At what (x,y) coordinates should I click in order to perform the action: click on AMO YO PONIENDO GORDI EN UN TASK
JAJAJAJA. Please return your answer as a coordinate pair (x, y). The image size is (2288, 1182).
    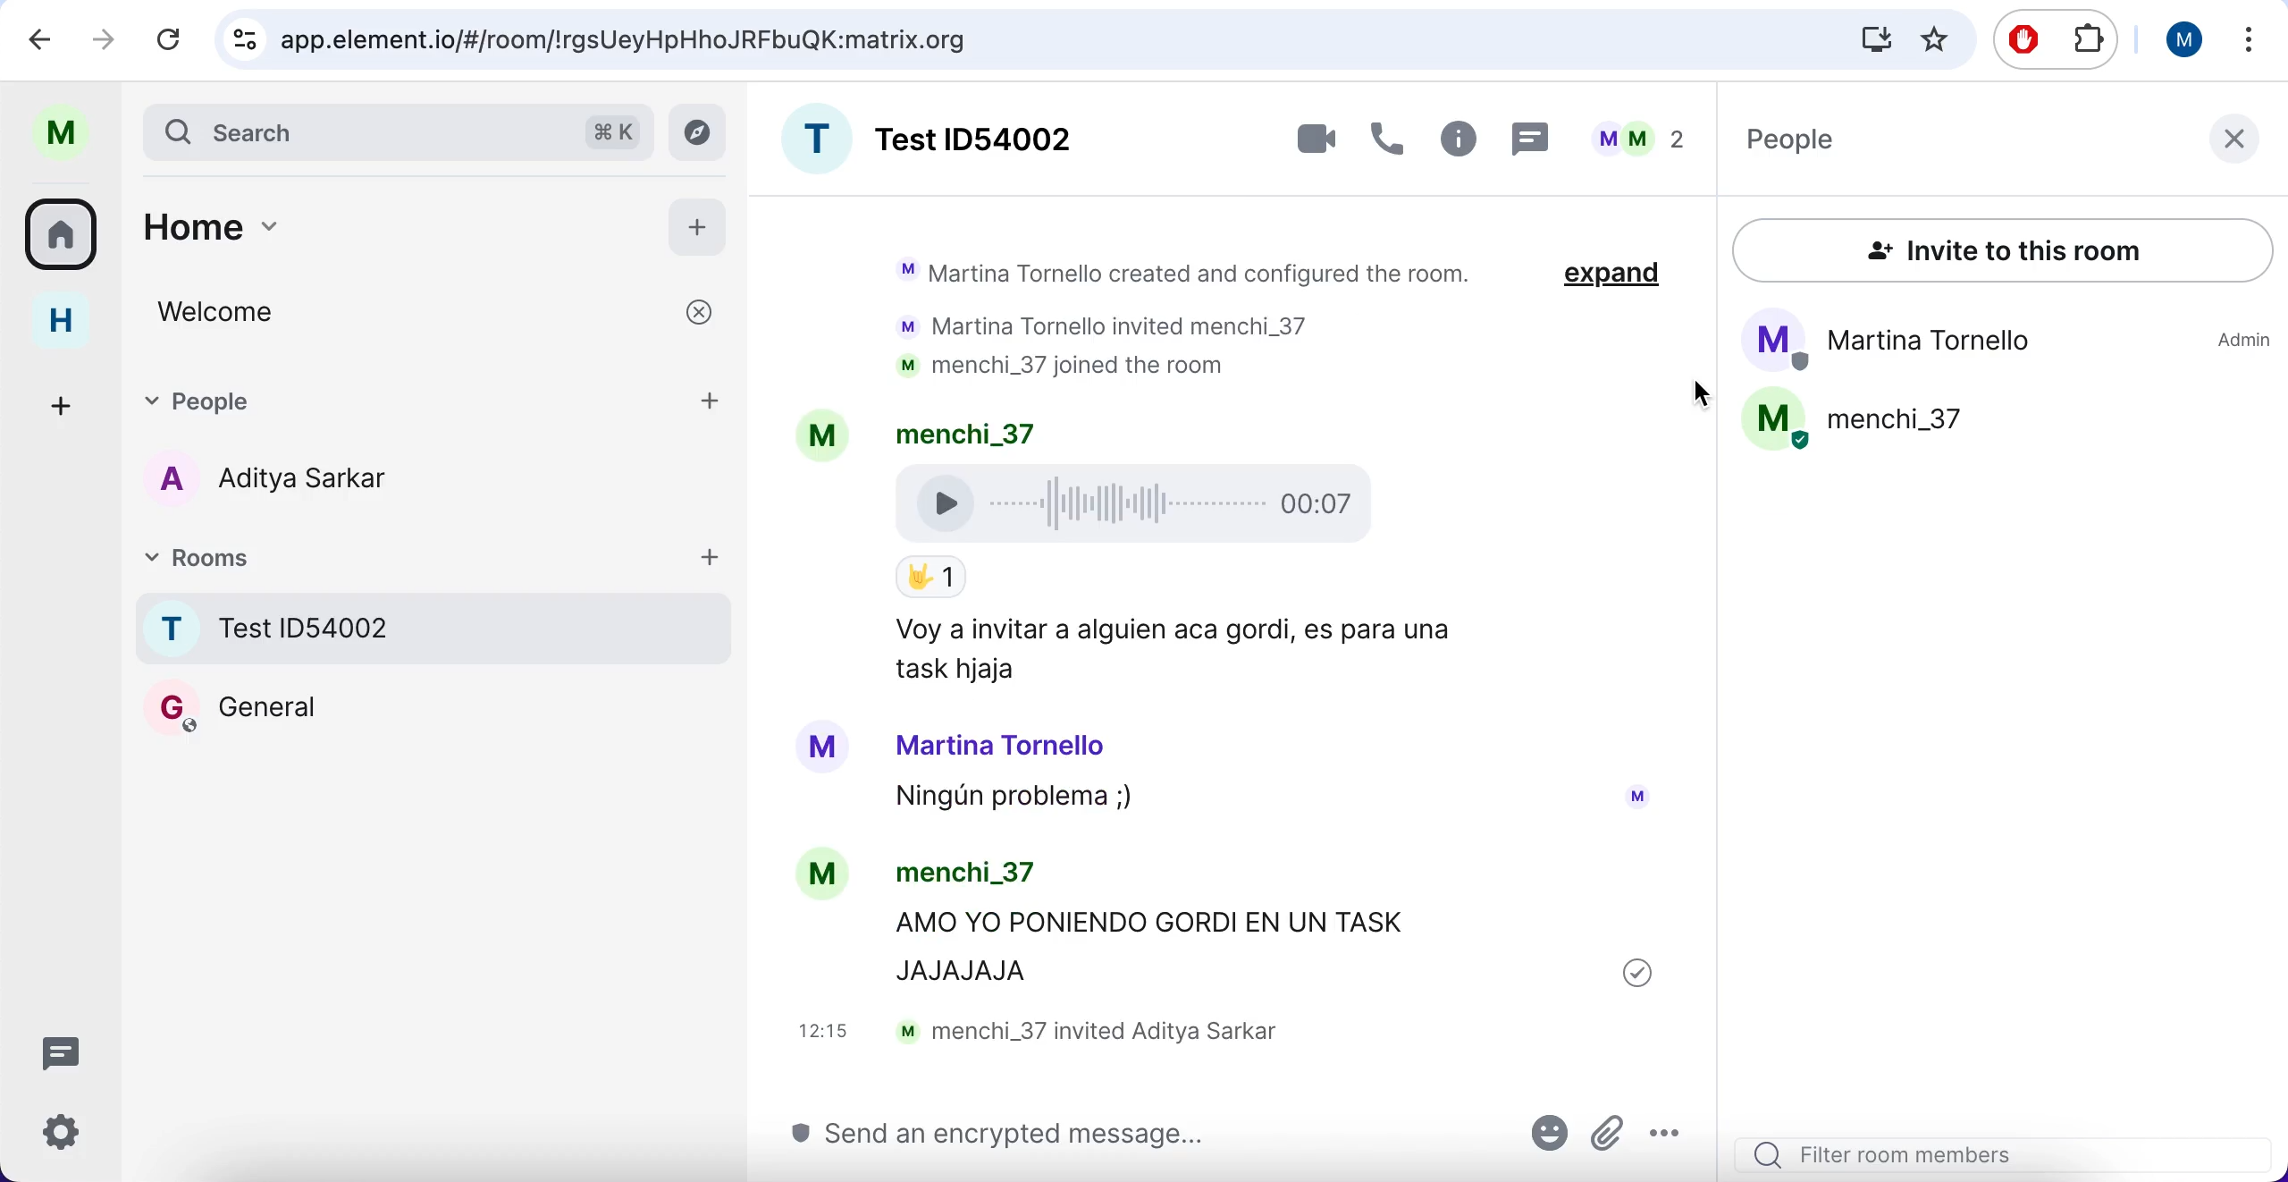
    Looking at the image, I should click on (1194, 950).